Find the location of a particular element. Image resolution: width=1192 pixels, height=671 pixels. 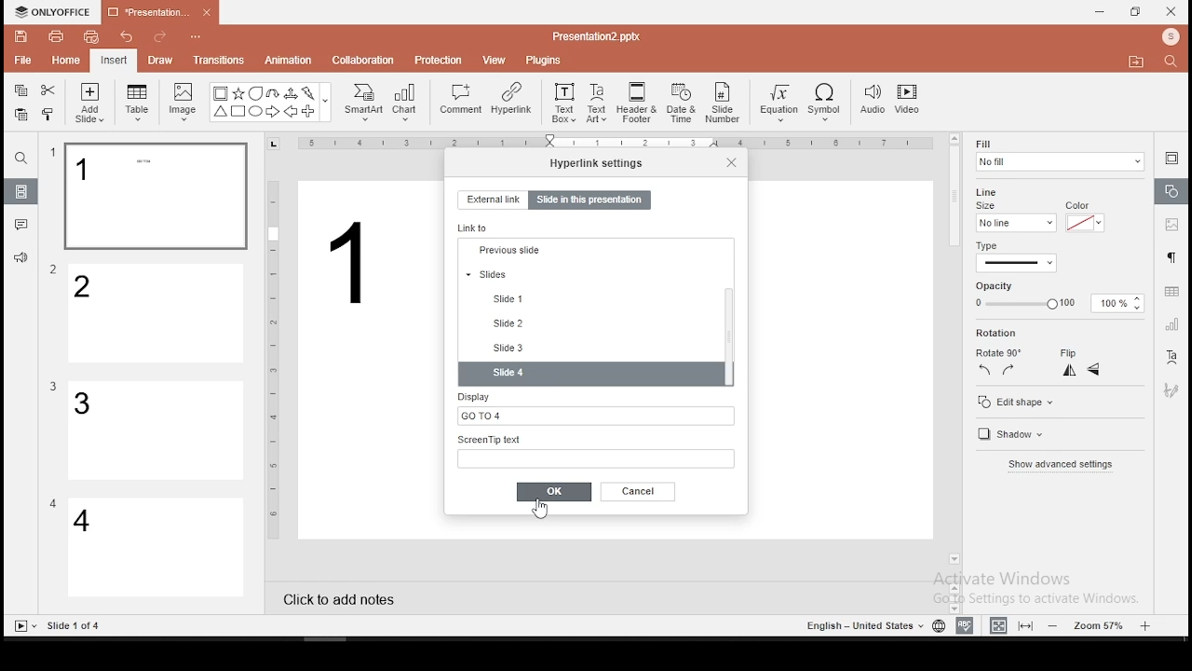

line color is located at coordinates (1083, 222).